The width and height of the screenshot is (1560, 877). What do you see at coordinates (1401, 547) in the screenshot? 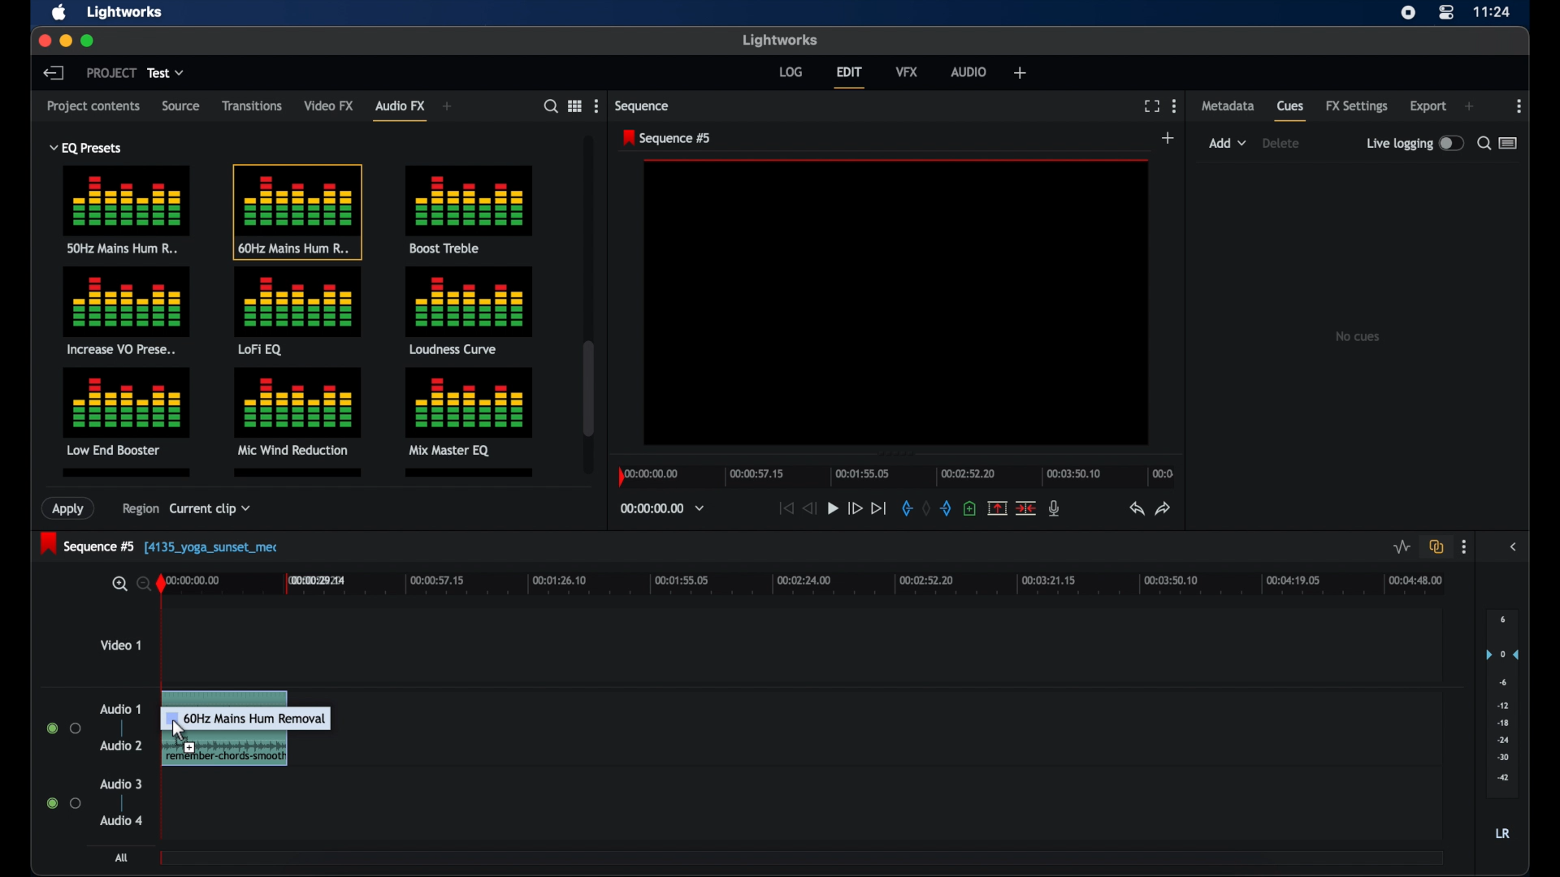
I see `toggle audio levels editing` at bounding box center [1401, 547].